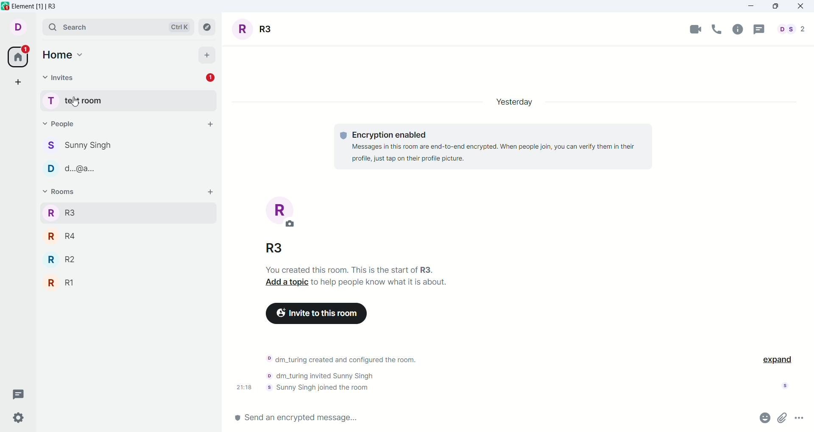 This screenshot has height=432, width=814. Describe the element at coordinates (493, 146) in the screenshot. I see `text` at that location.